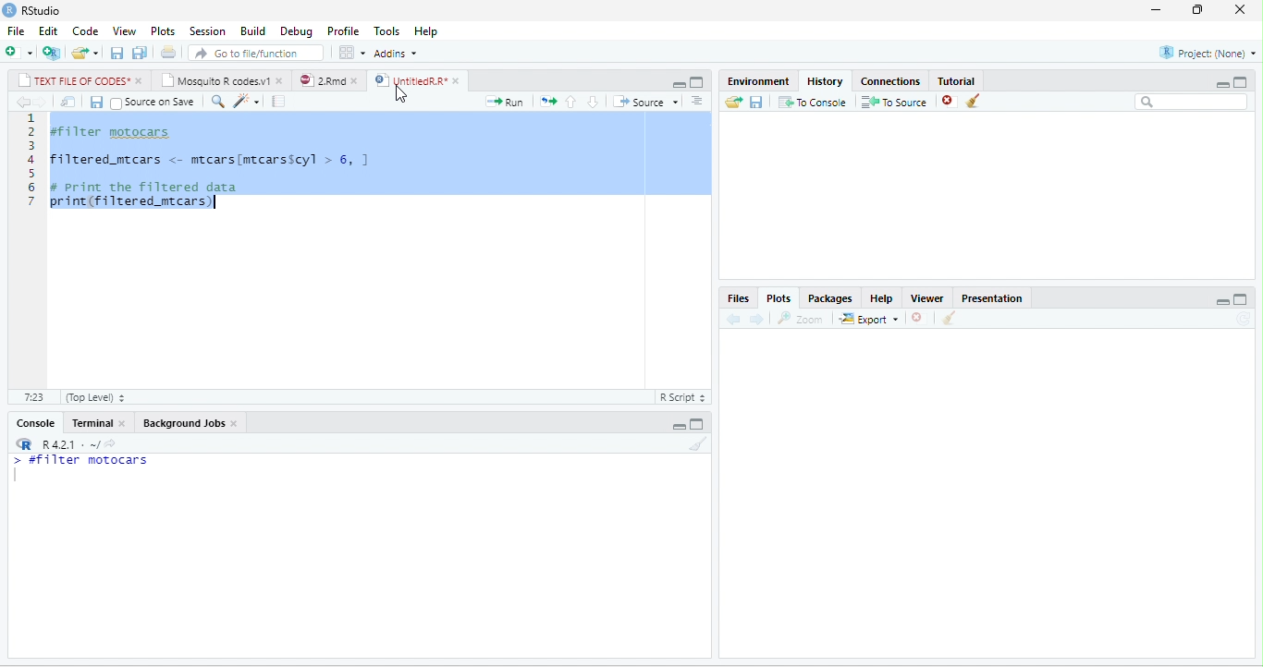 The image size is (1263, 667). Describe the element at coordinates (125, 30) in the screenshot. I see `View` at that location.